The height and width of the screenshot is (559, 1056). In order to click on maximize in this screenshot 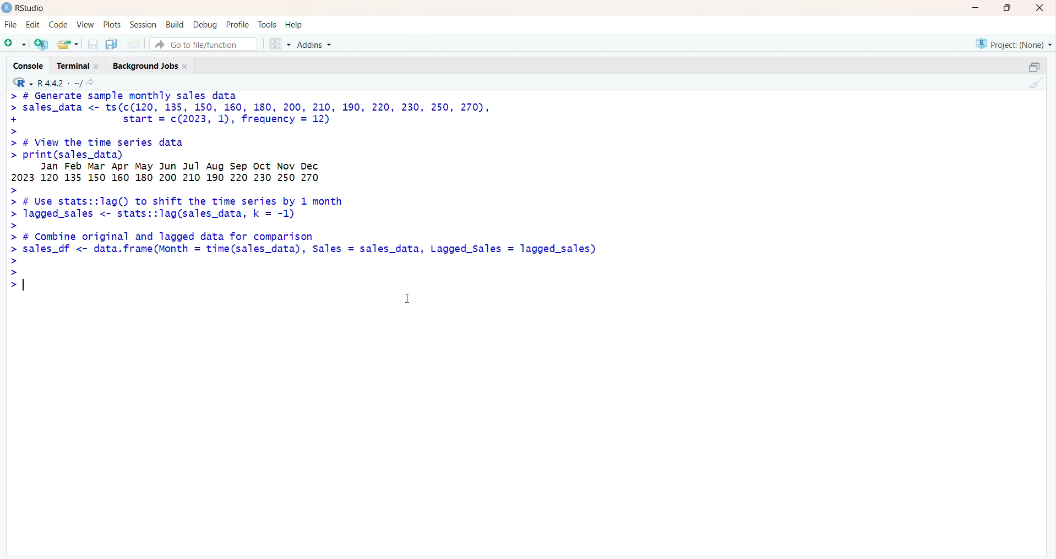, I will do `click(1006, 8)`.